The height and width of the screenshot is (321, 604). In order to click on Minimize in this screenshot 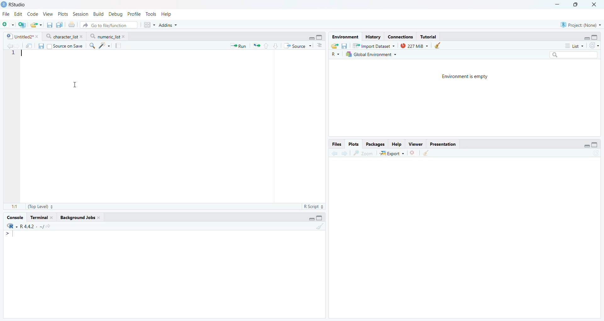, I will do `click(558, 4)`.